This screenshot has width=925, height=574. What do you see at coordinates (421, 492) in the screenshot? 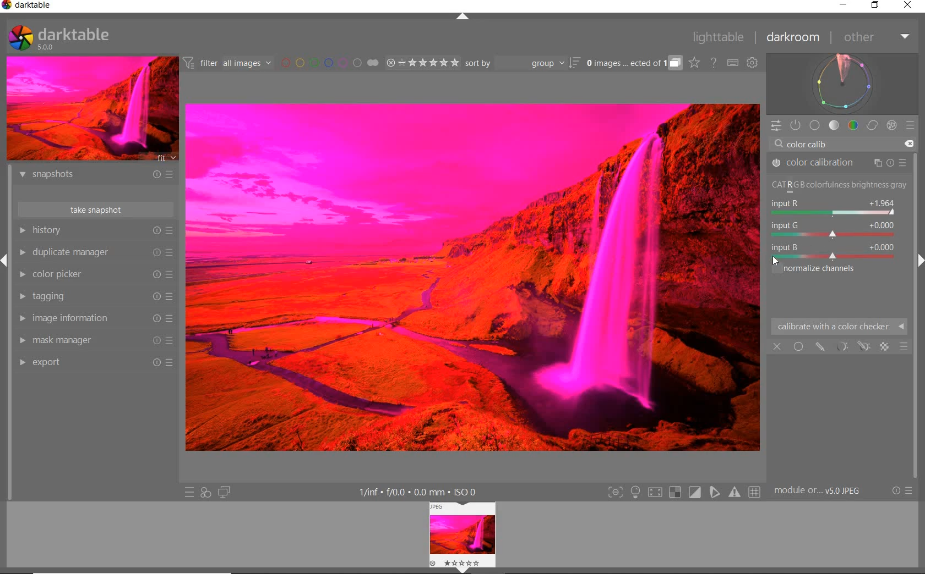
I see `DISPLAYED GUI INFO` at bounding box center [421, 492].